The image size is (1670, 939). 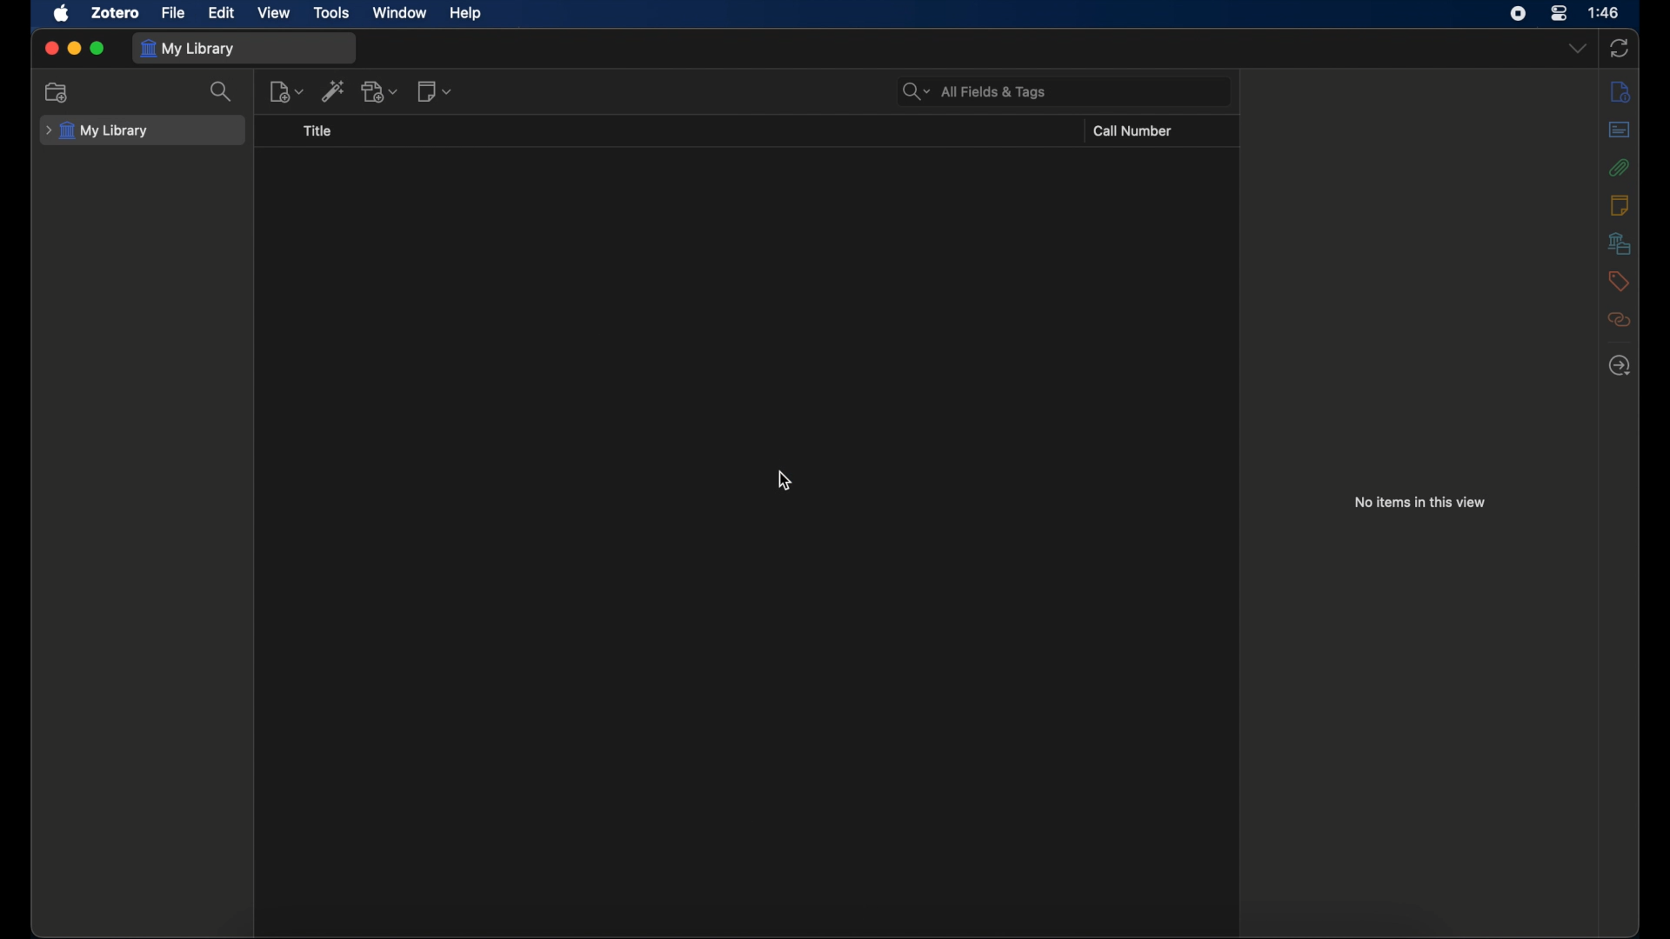 I want to click on help, so click(x=464, y=13).